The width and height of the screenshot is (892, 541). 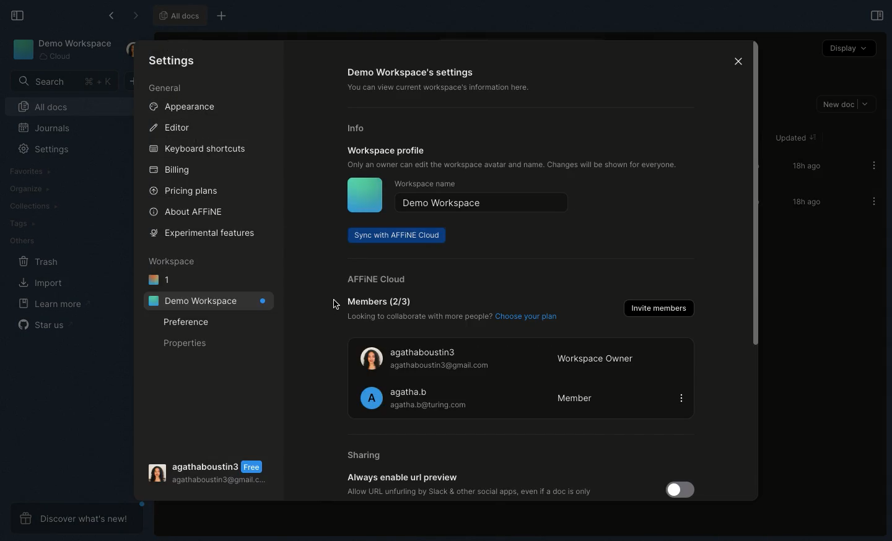 I want to click on Invite members, so click(x=657, y=308).